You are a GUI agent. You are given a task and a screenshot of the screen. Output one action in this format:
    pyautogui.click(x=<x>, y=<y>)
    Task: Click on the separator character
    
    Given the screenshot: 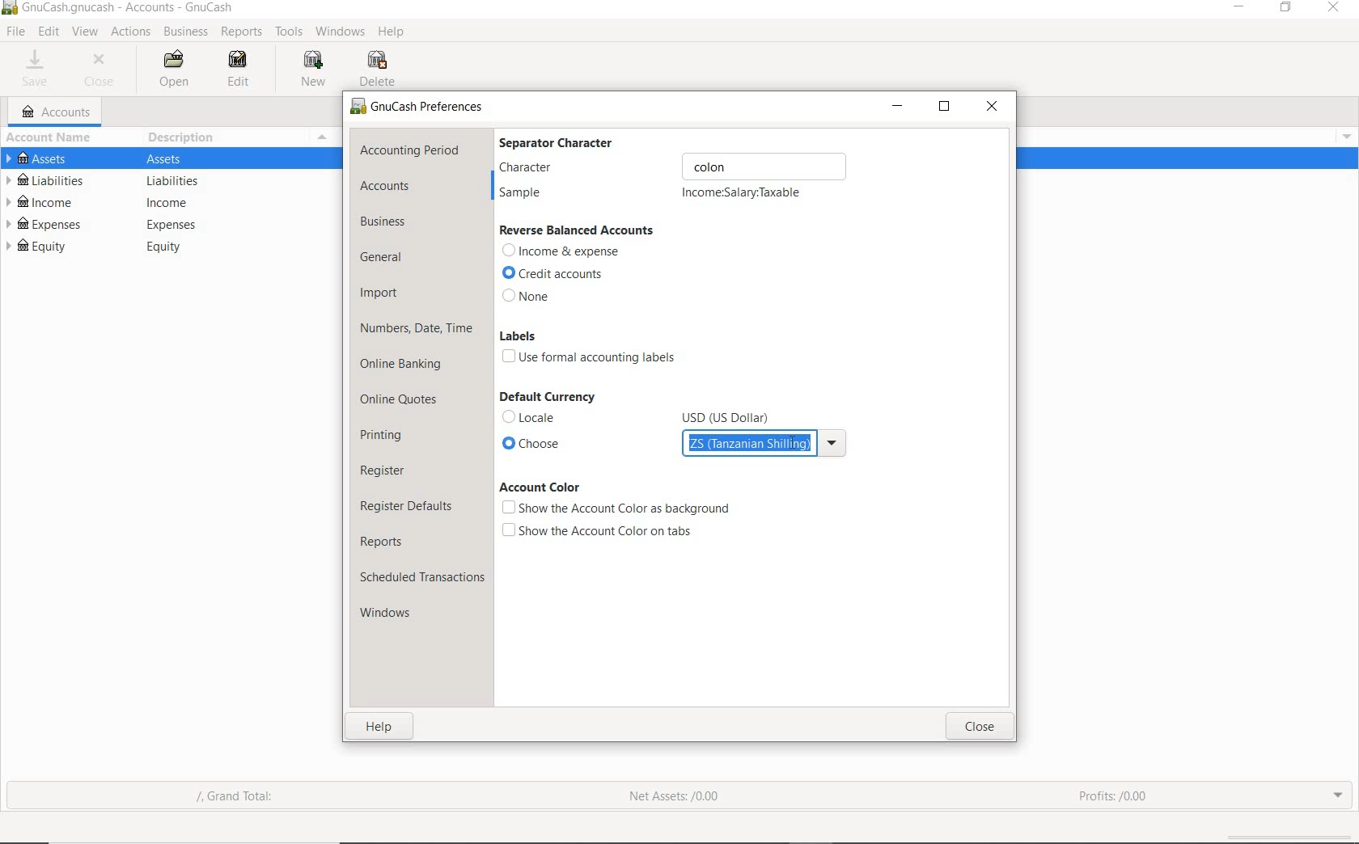 What is the action you would take?
    pyautogui.click(x=567, y=141)
    